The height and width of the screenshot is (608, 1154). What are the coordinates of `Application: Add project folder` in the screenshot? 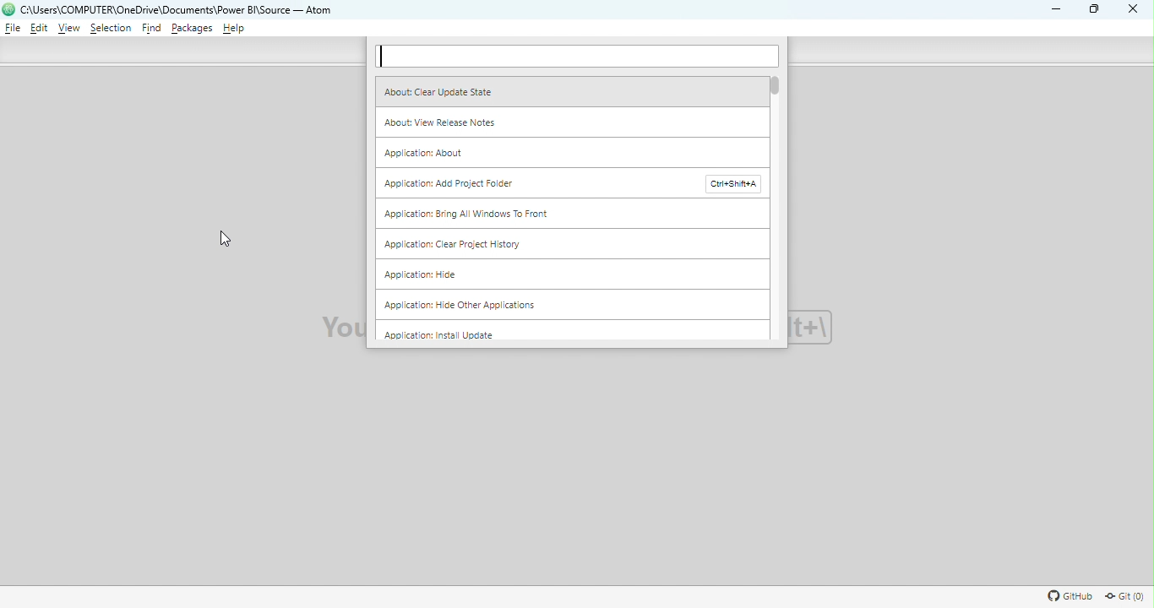 It's located at (575, 183).